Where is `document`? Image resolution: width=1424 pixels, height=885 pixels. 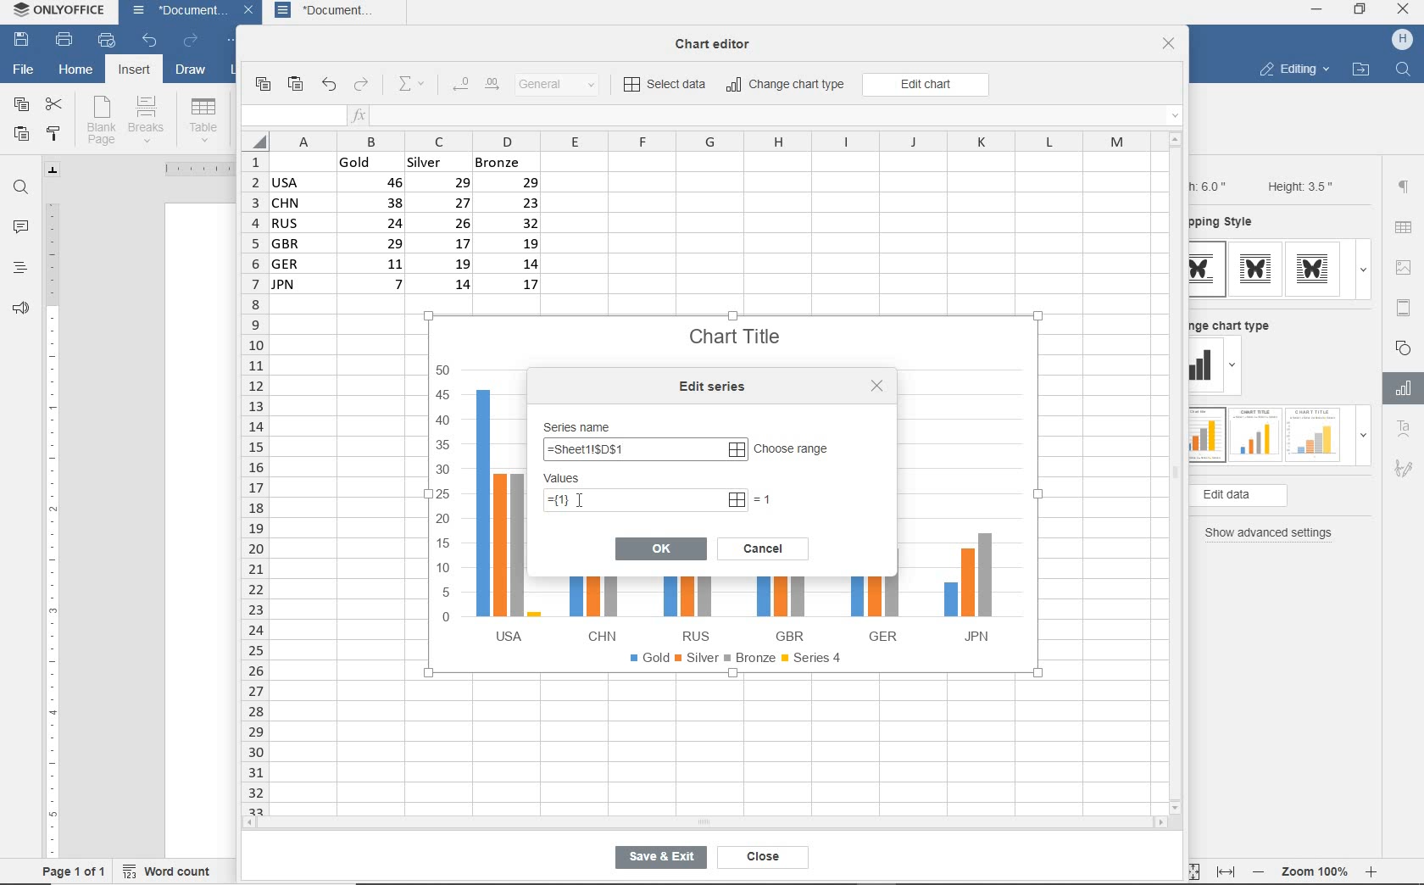
document is located at coordinates (338, 12).